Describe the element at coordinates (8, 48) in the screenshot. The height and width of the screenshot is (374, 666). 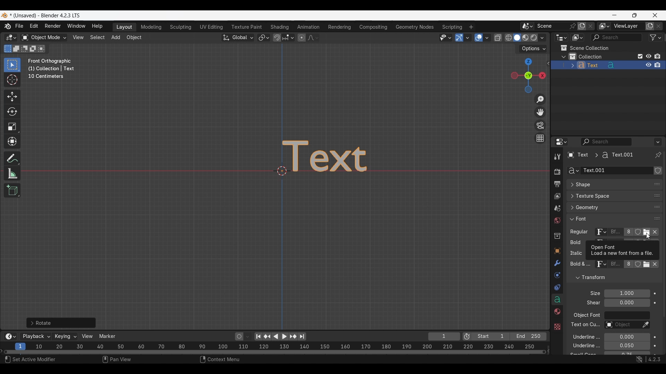
I see `Set a new selection` at that location.